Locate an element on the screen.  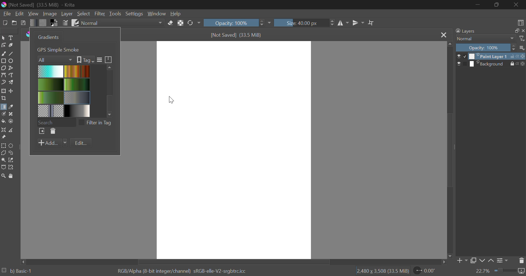
Opacity: 100% is located at coordinates (236, 23).